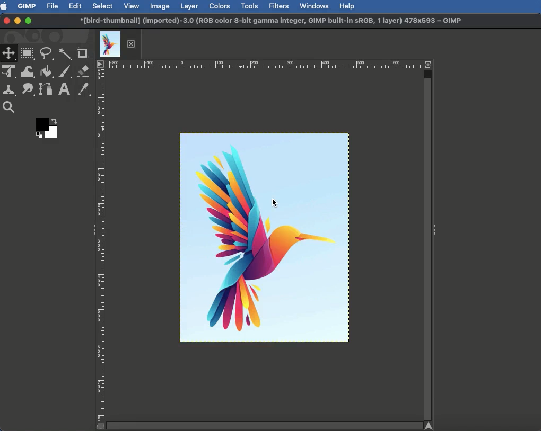 This screenshot has width=541, height=431. Describe the element at coordinates (348, 6) in the screenshot. I see `Help` at that location.